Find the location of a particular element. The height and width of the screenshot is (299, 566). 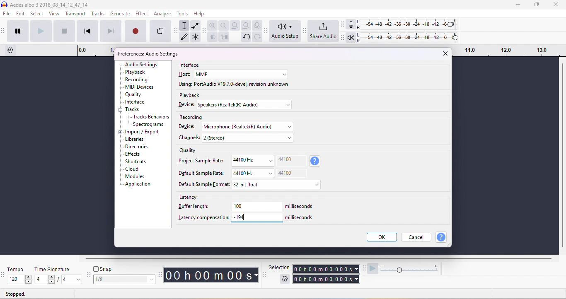

R is located at coordinates (360, 41).